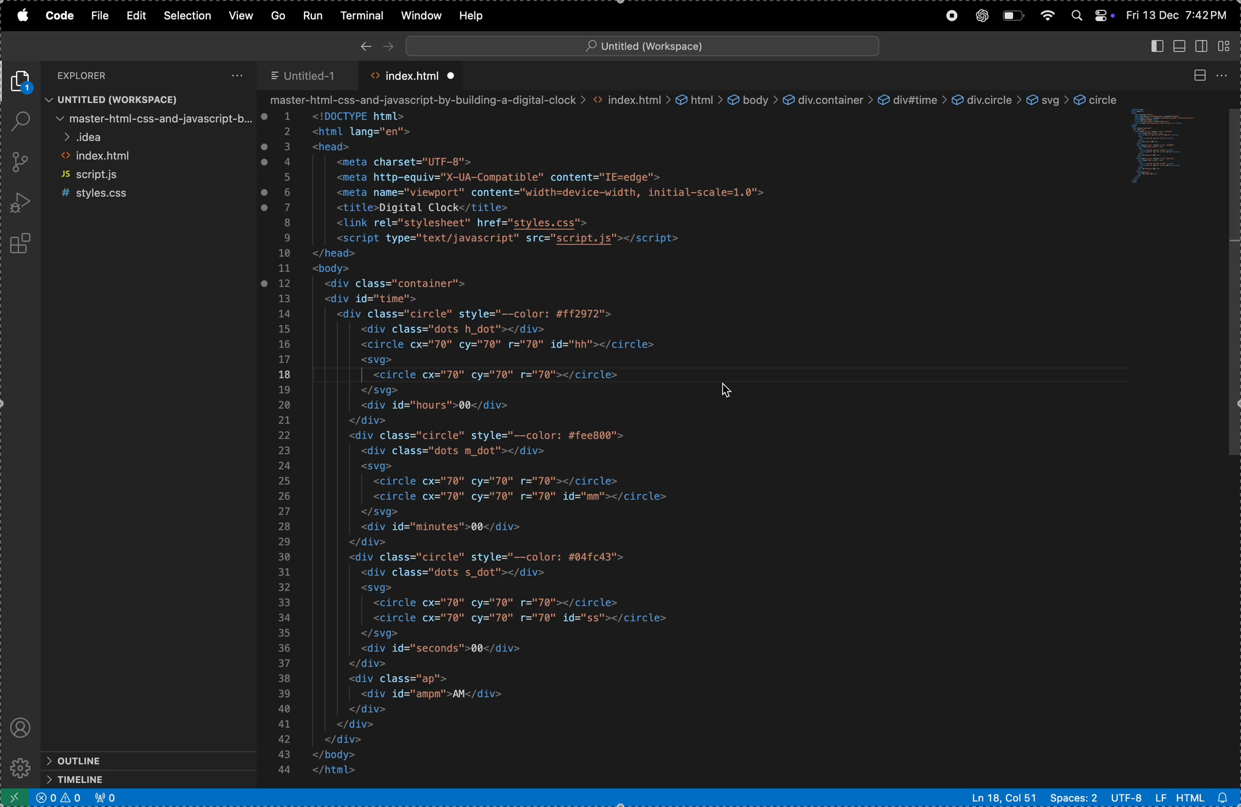 This screenshot has width=1241, height=807. I want to click on file, so click(100, 17).